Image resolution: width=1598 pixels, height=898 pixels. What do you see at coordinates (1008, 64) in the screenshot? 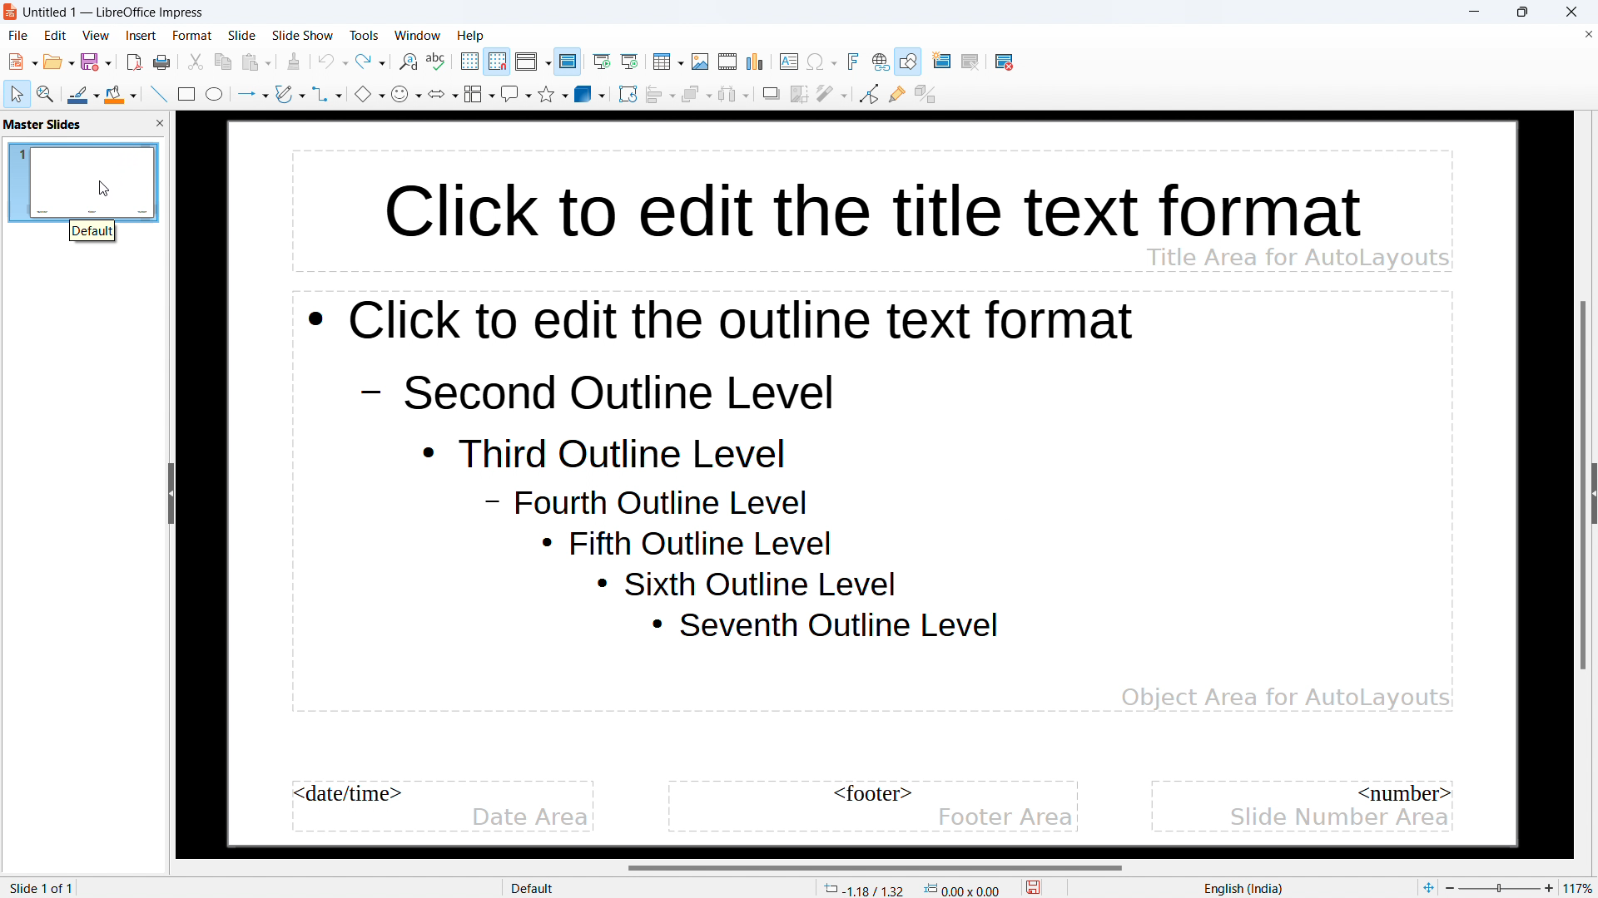
I see `delete slide` at bounding box center [1008, 64].